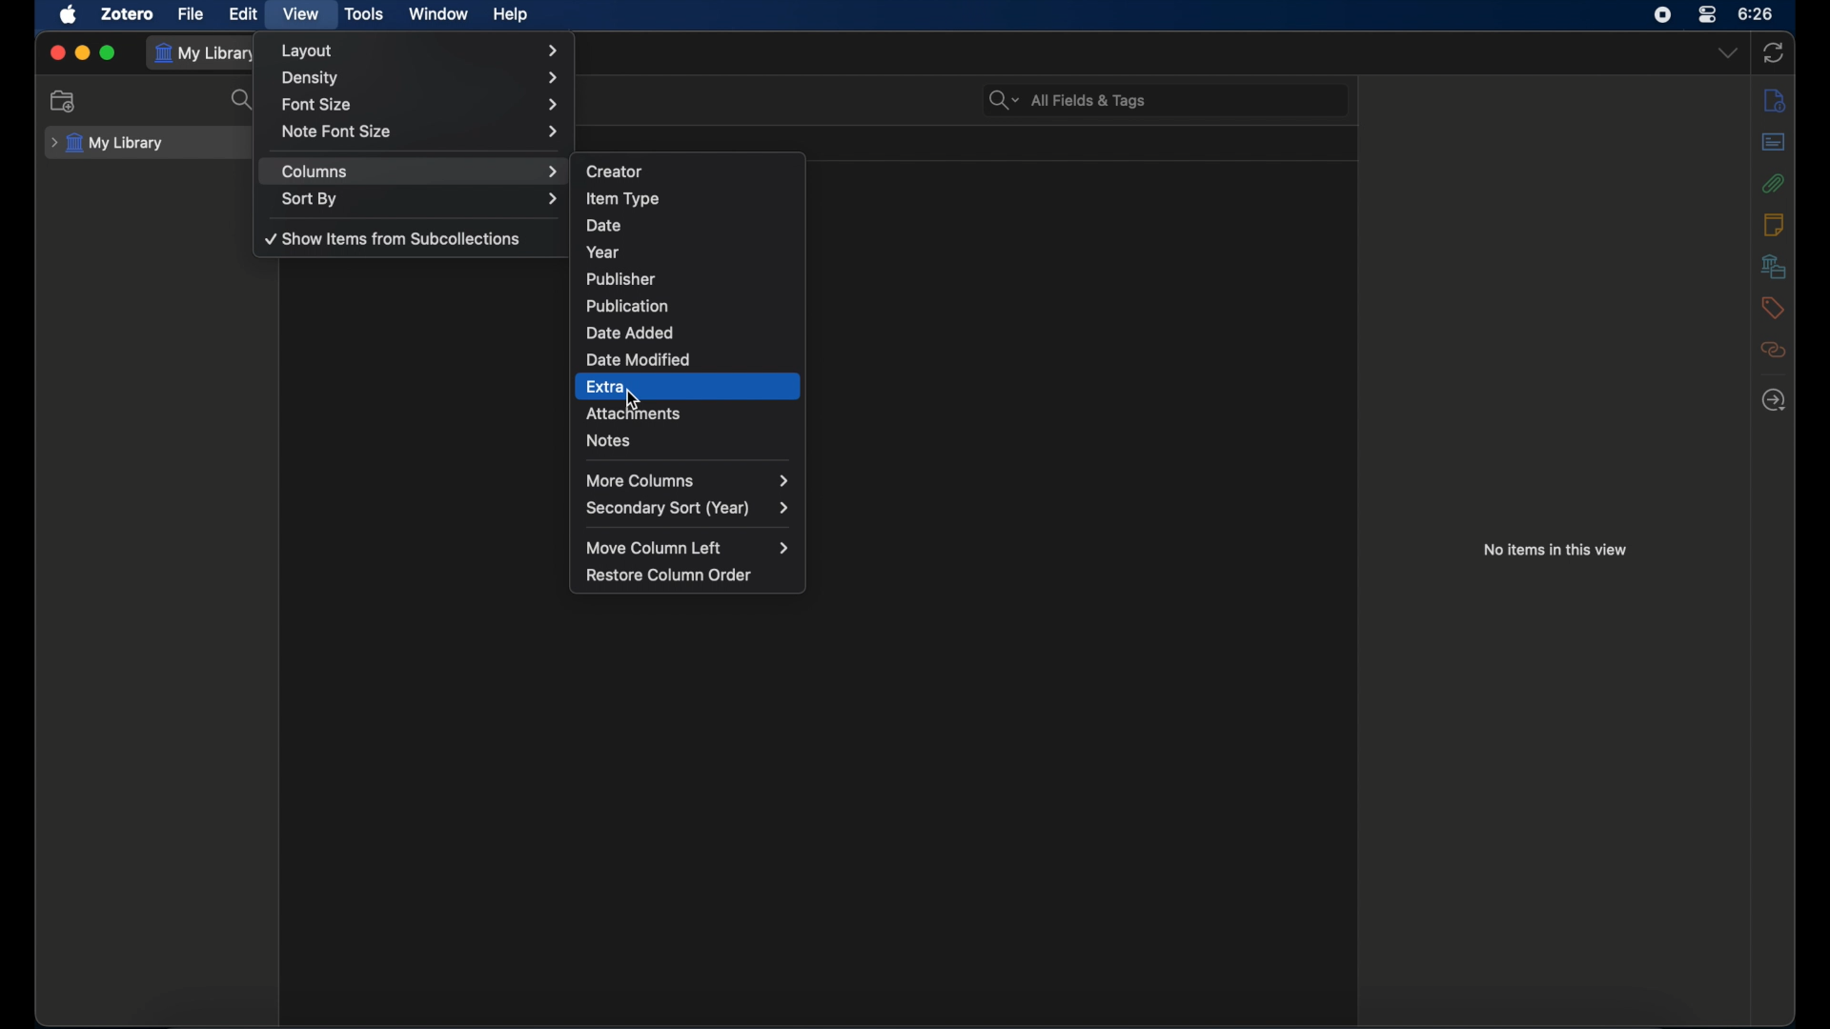  Describe the element at coordinates (1708, 14) in the screenshot. I see `control center` at that location.